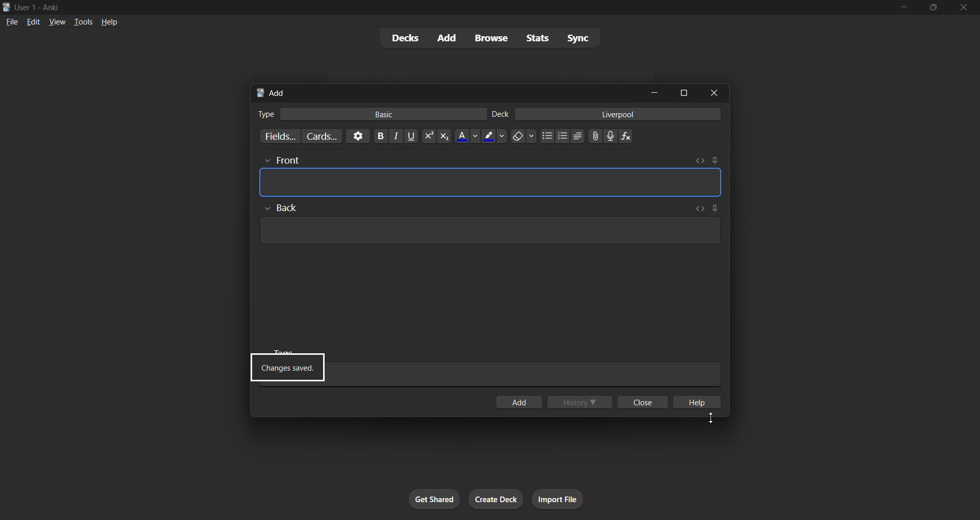 Image resolution: width=980 pixels, height=520 pixels. What do you see at coordinates (465, 136) in the screenshot?
I see `text color` at bounding box center [465, 136].